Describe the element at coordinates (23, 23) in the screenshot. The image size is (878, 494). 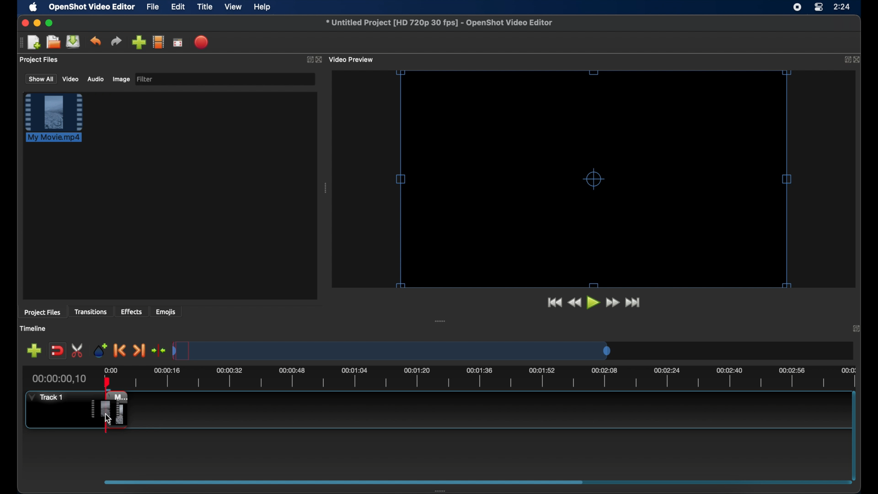
I see `close` at that location.